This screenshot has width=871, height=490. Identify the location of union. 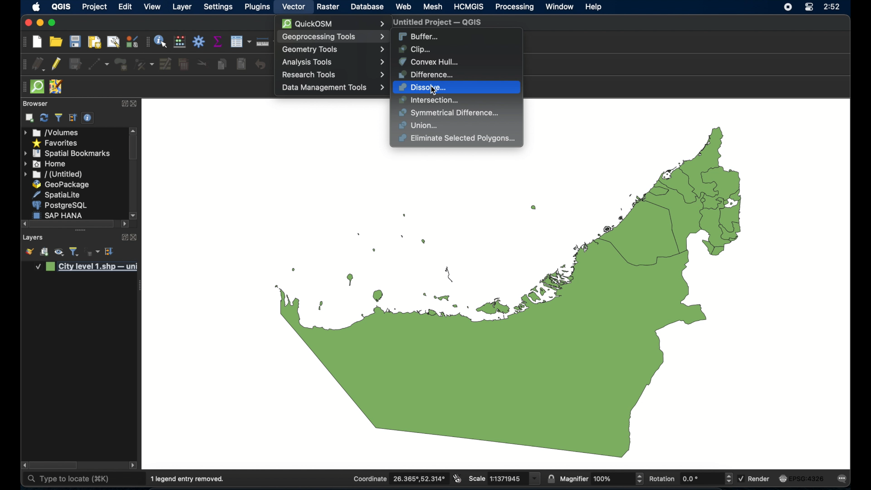
(419, 126).